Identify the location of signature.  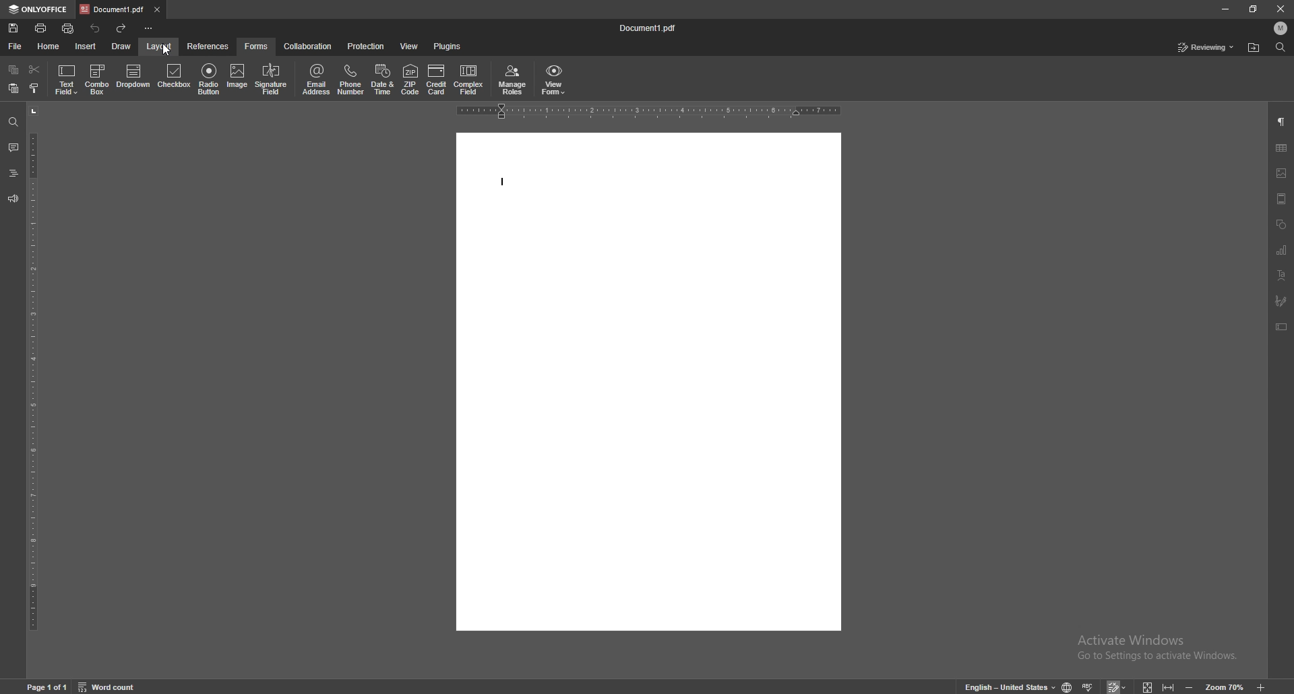
(1278, 300).